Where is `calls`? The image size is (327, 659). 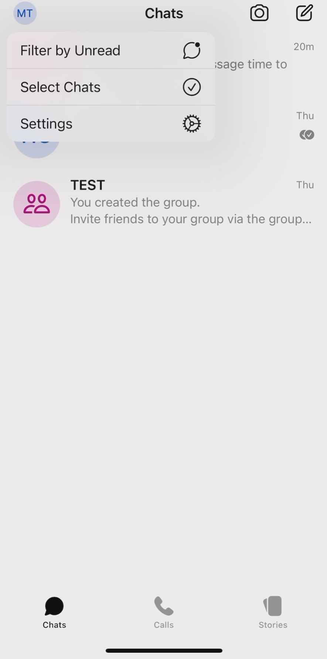
calls is located at coordinates (164, 611).